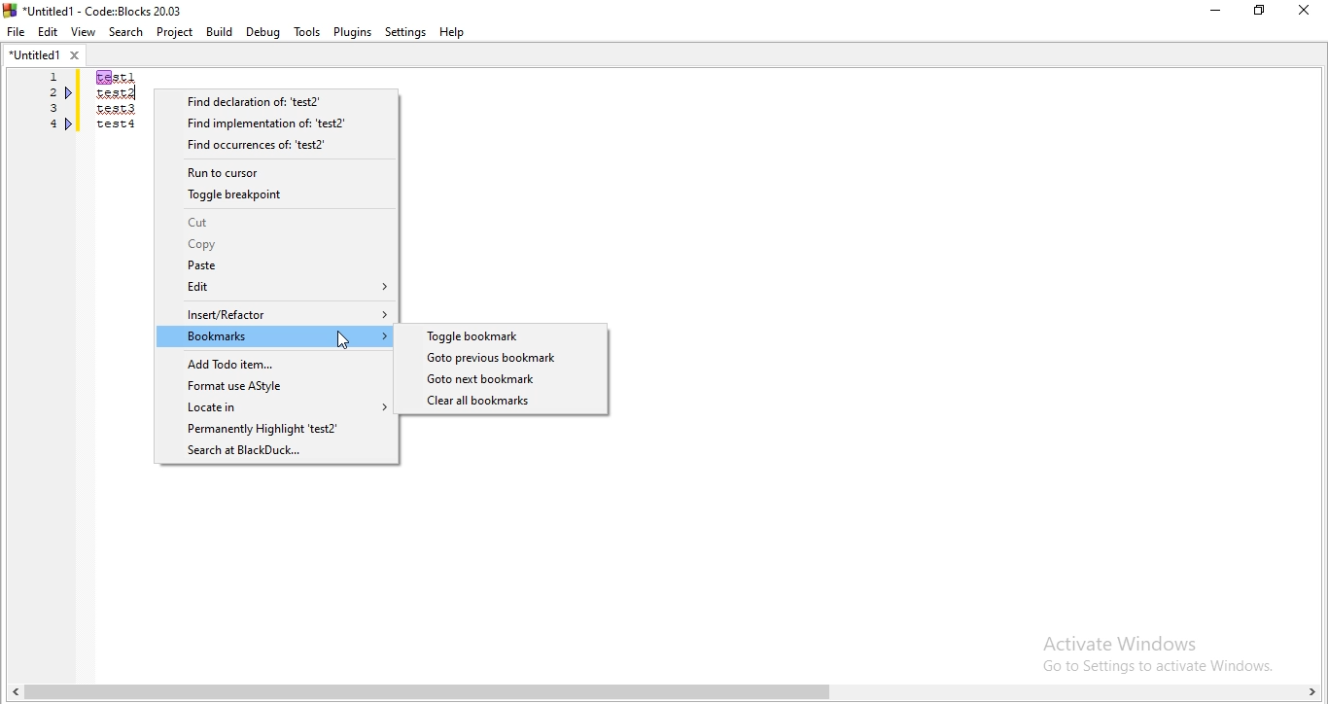 This screenshot has height=704, width=1328. What do you see at coordinates (500, 334) in the screenshot?
I see `Toggle bookmark` at bounding box center [500, 334].